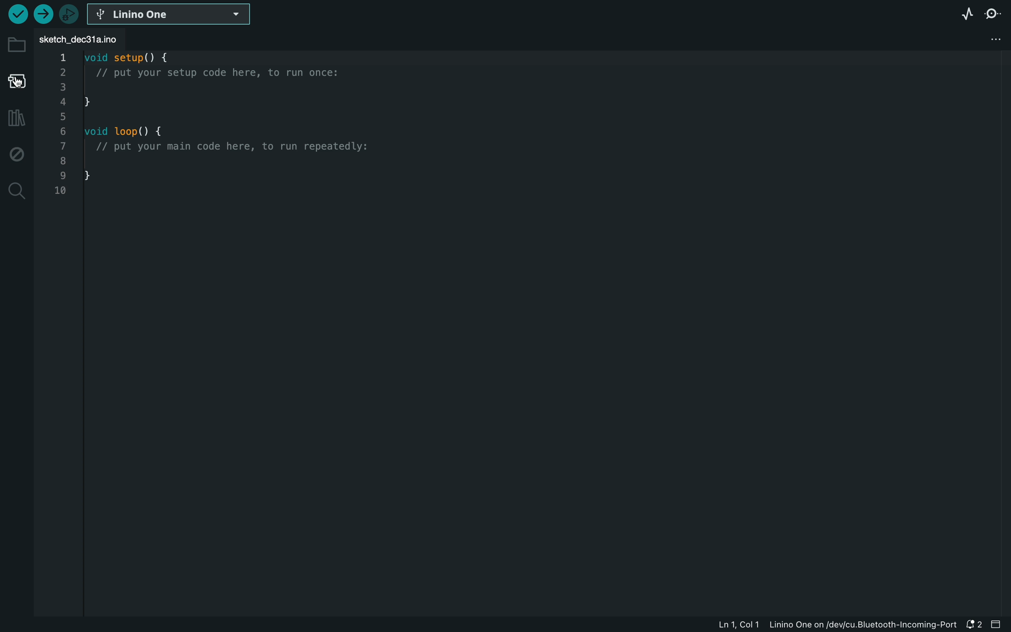  I want to click on cursor, so click(22, 83).